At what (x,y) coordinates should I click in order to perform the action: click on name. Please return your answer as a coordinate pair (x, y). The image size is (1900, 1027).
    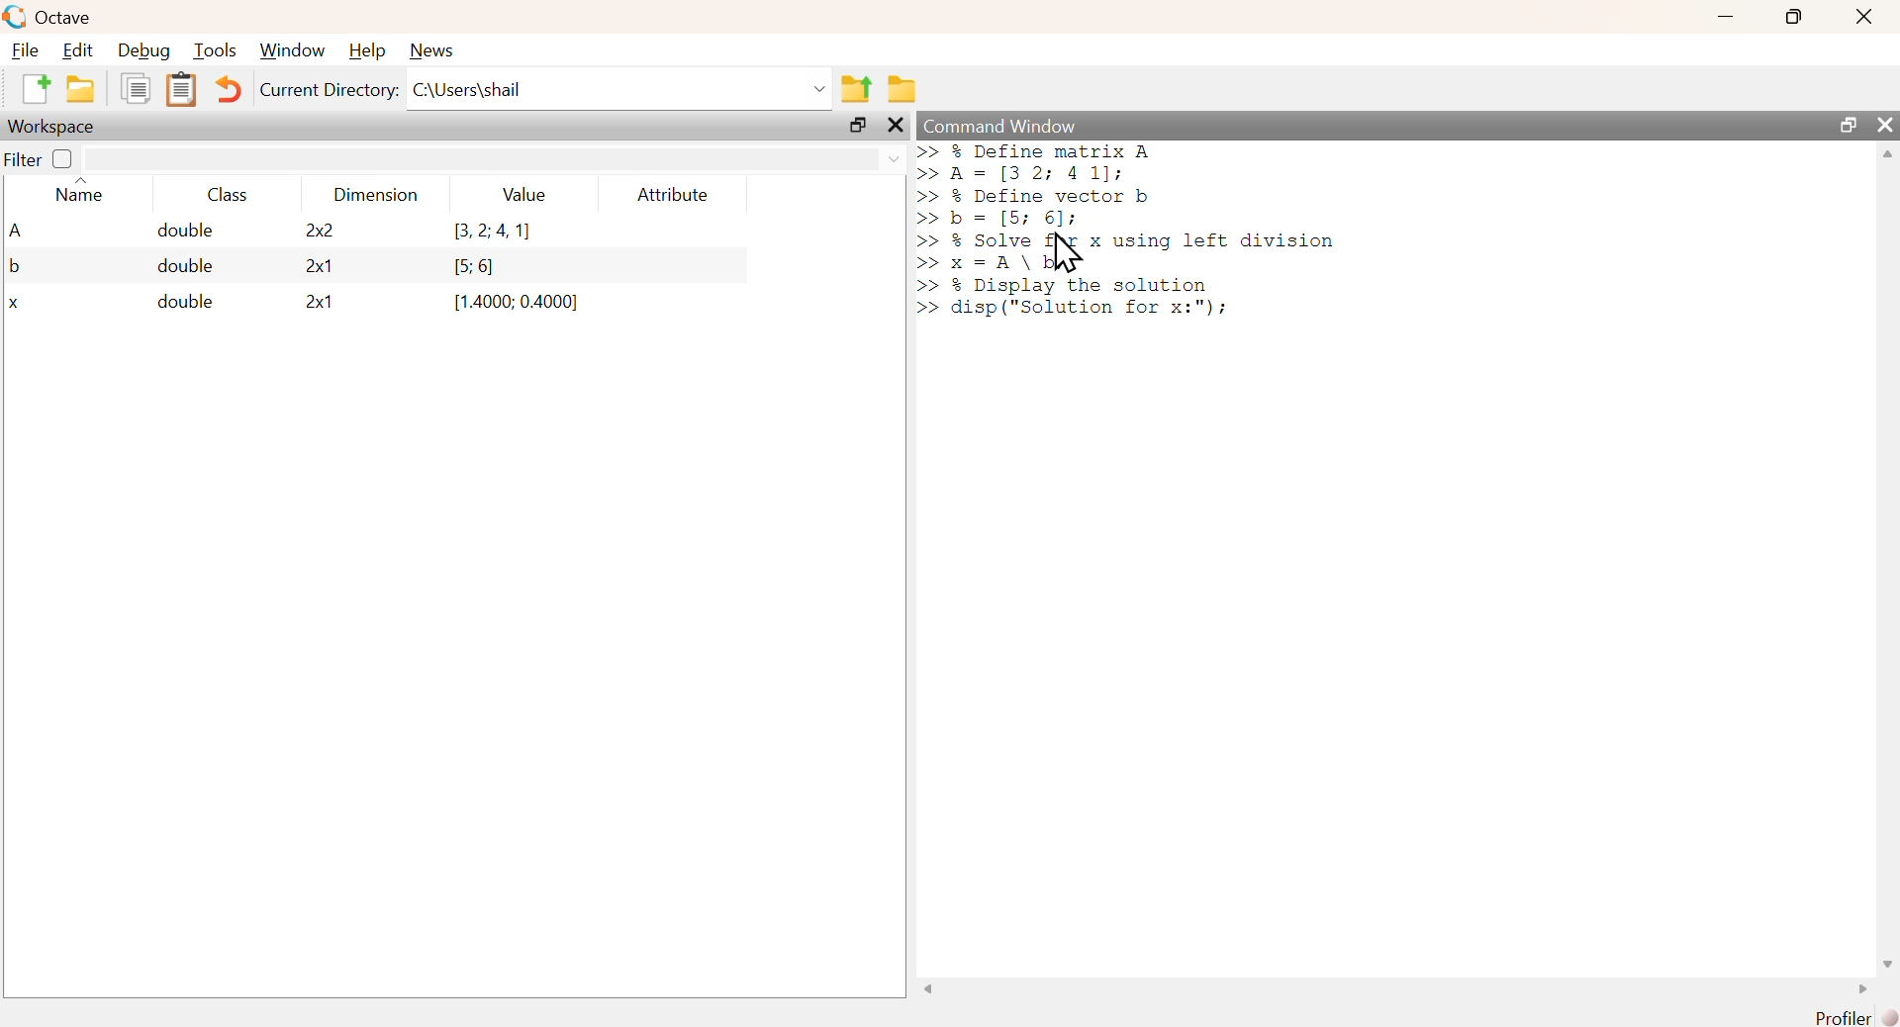
    Looking at the image, I should click on (76, 194).